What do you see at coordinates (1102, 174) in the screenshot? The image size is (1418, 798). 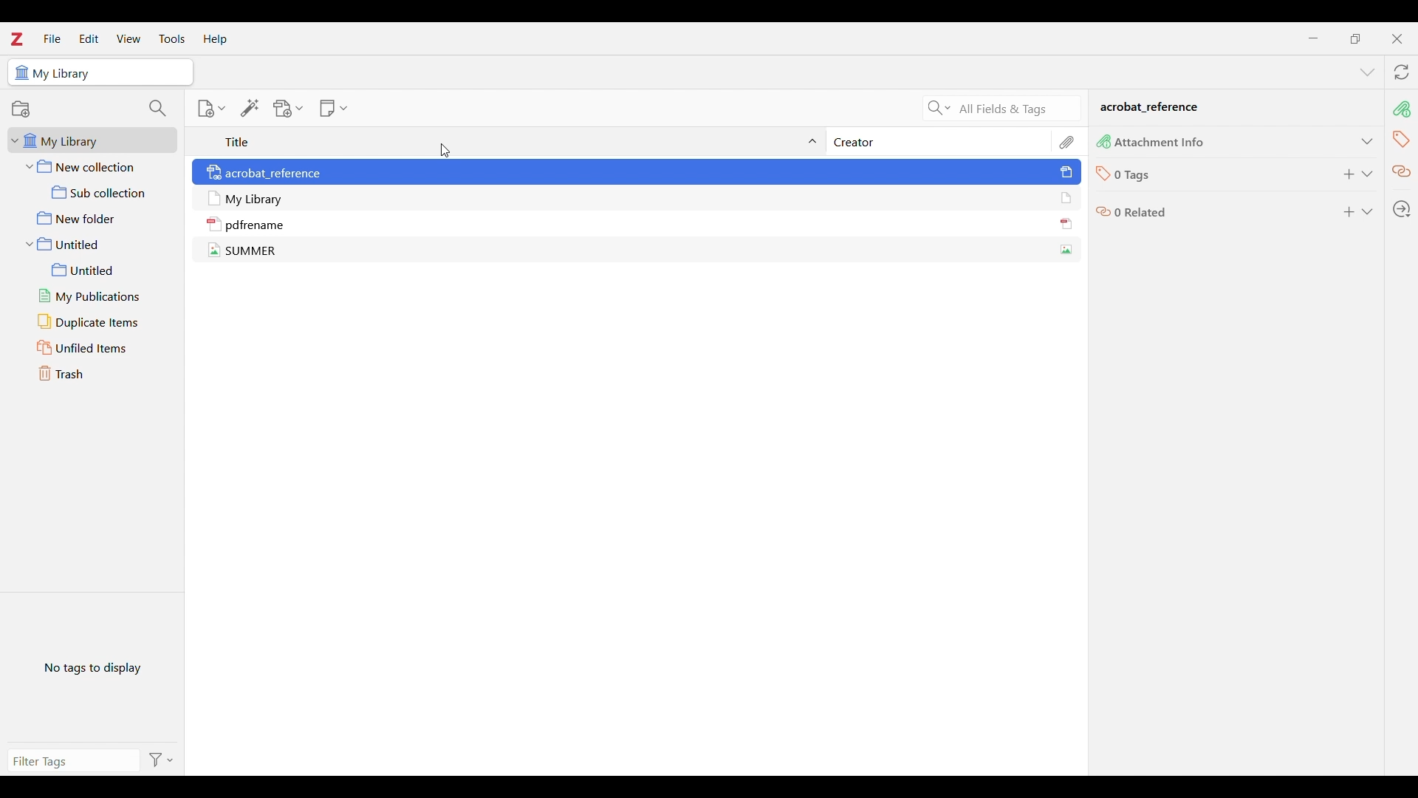 I see `icon` at bounding box center [1102, 174].